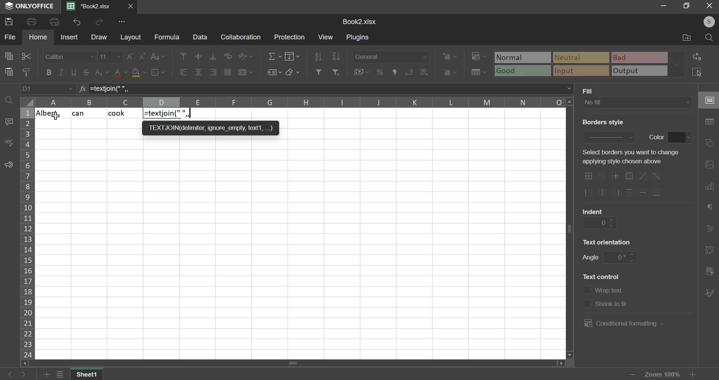  What do you see at coordinates (210, 127) in the screenshot?
I see `TEXTJON deter, ignore empty text,` at bounding box center [210, 127].